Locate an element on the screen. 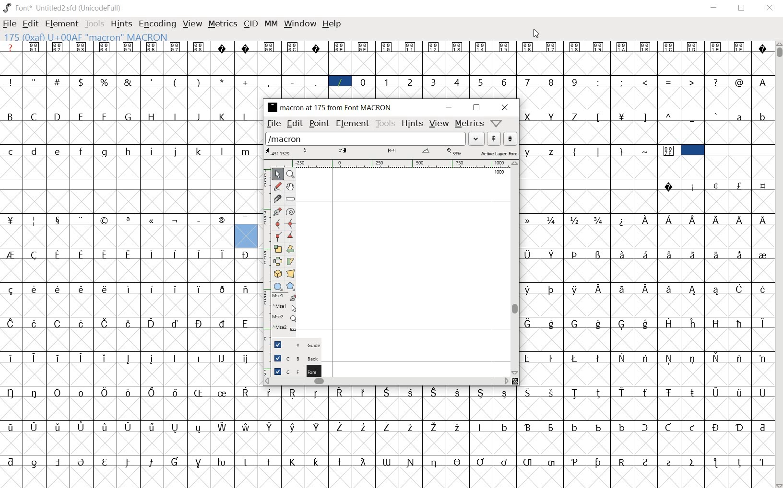 The height and width of the screenshot is (488, 783). Symbol is located at coordinates (645, 358).